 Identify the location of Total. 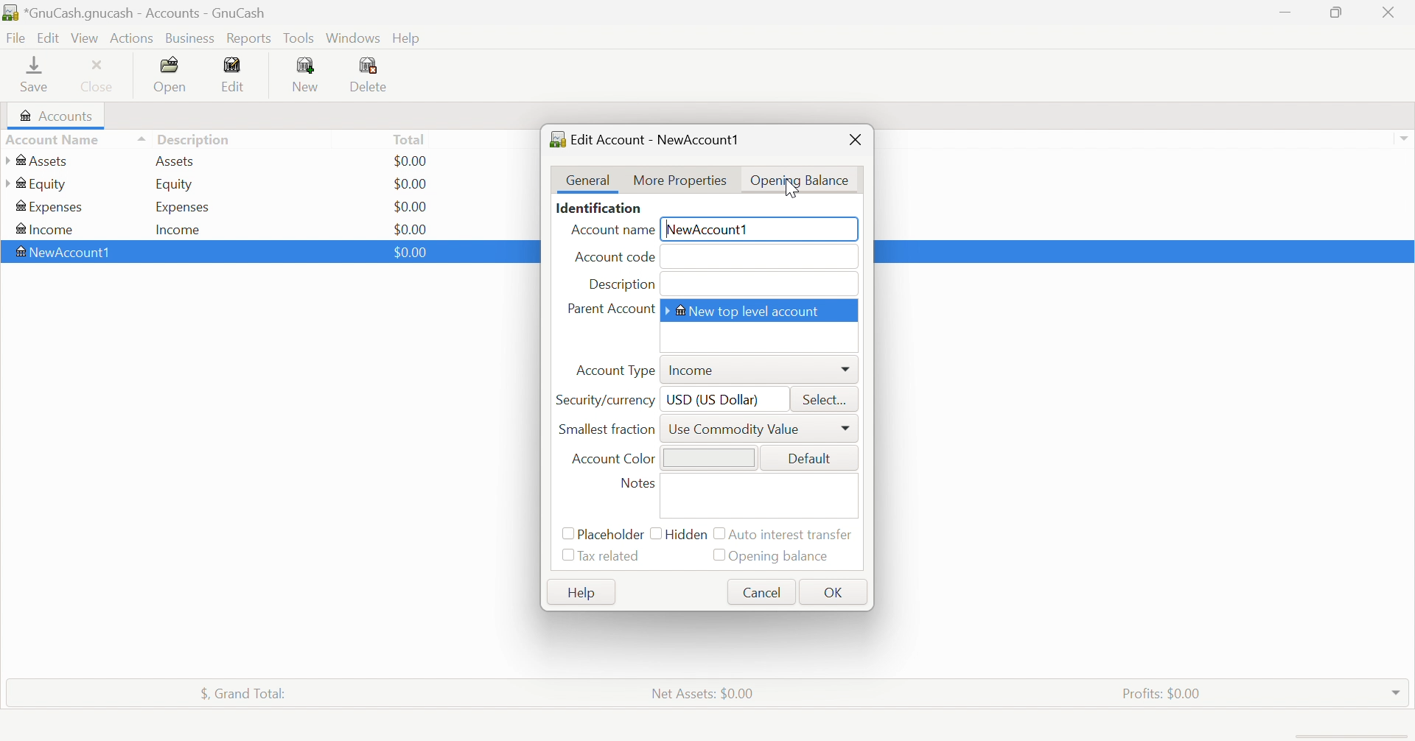
(410, 138).